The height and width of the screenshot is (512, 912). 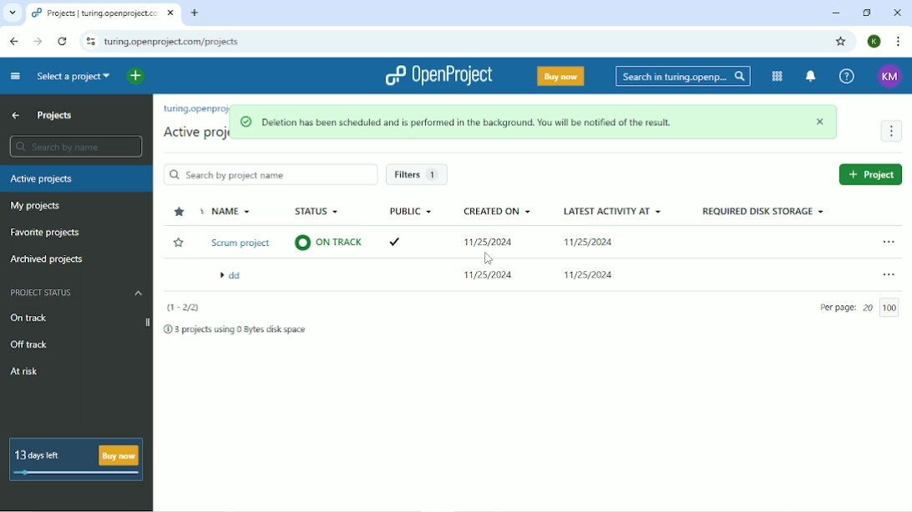 What do you see at coordinates (683, 76) in the screenshot?
I see `Search in turin.openprojects.com` at bounding box center [683, 76].